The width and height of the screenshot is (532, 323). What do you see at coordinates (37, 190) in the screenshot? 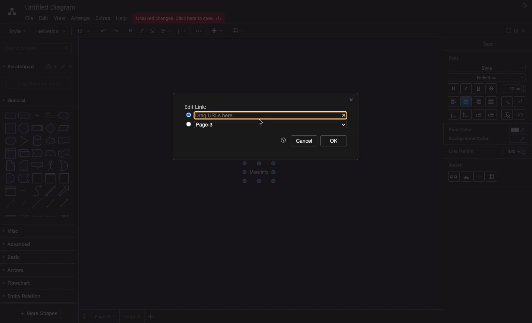
I see `curve` at bounding box center [37, 190].